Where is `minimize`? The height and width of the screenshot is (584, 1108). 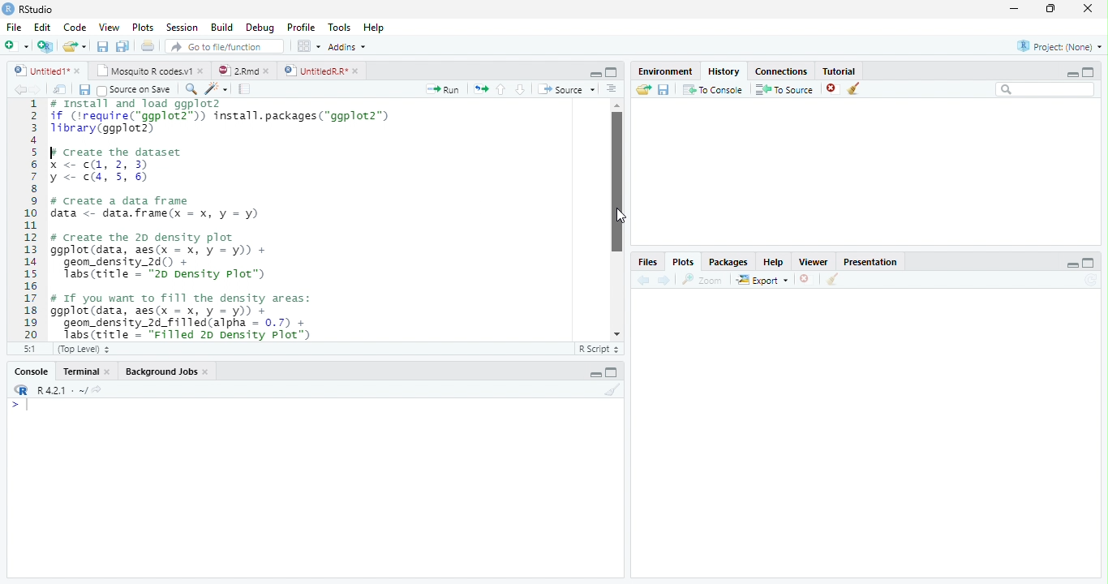 minimize is located at coordinates (596, 75).